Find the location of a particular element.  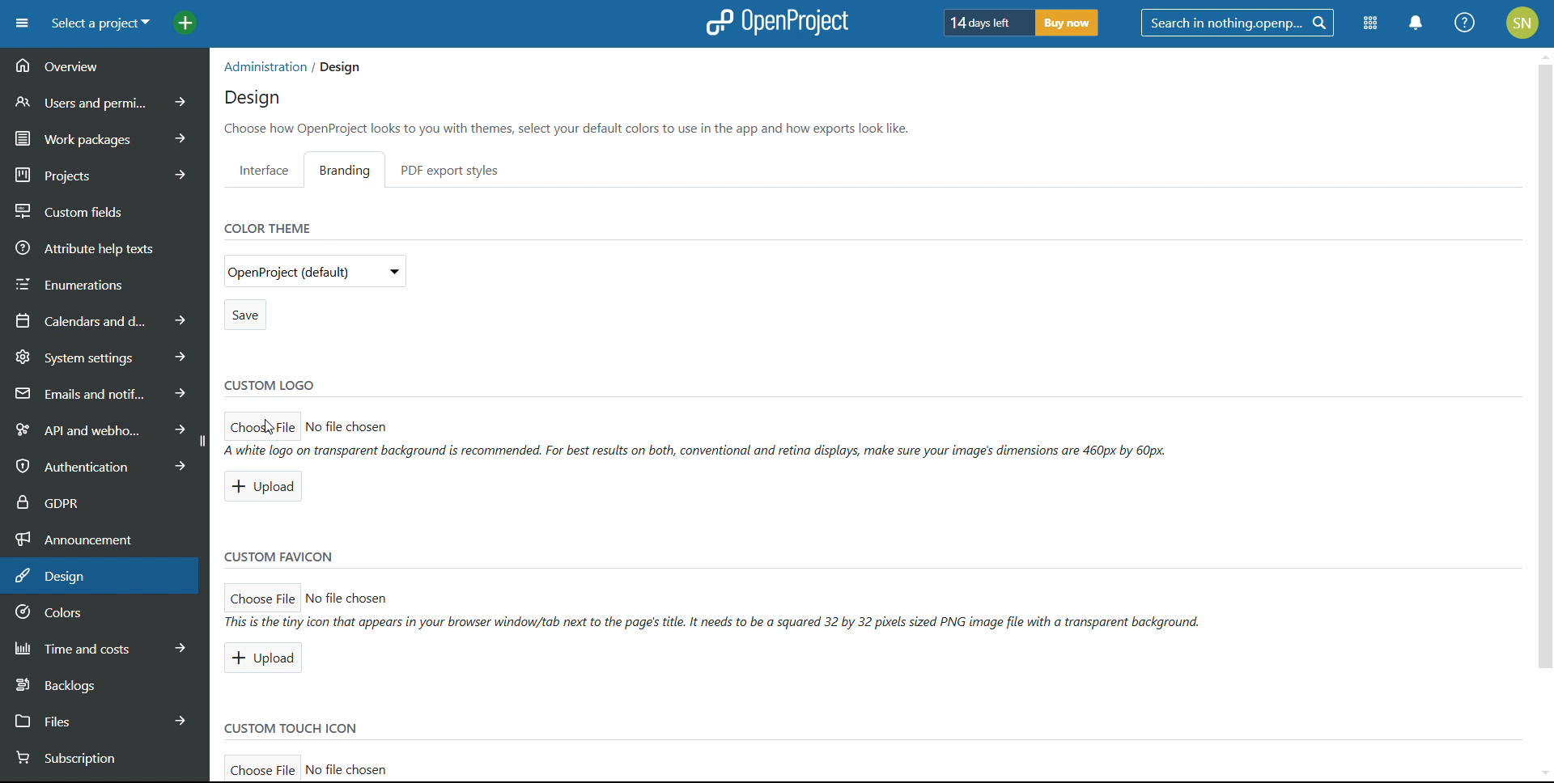

interface is located at coordinates (264, 169).